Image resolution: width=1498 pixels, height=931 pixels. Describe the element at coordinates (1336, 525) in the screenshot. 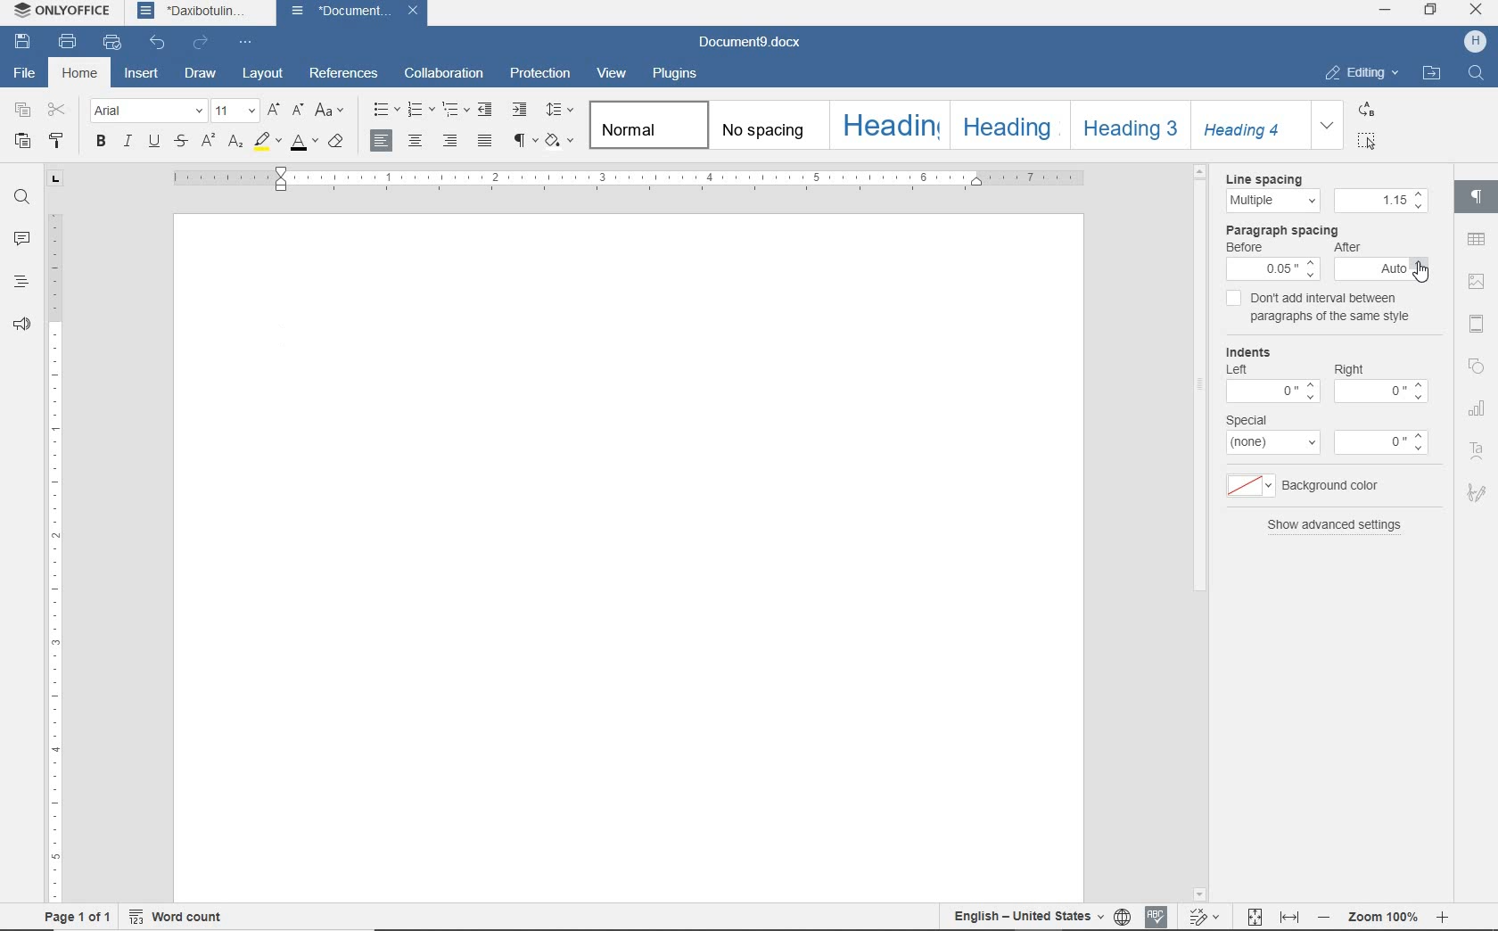

I see `show advanced settings` at that location.